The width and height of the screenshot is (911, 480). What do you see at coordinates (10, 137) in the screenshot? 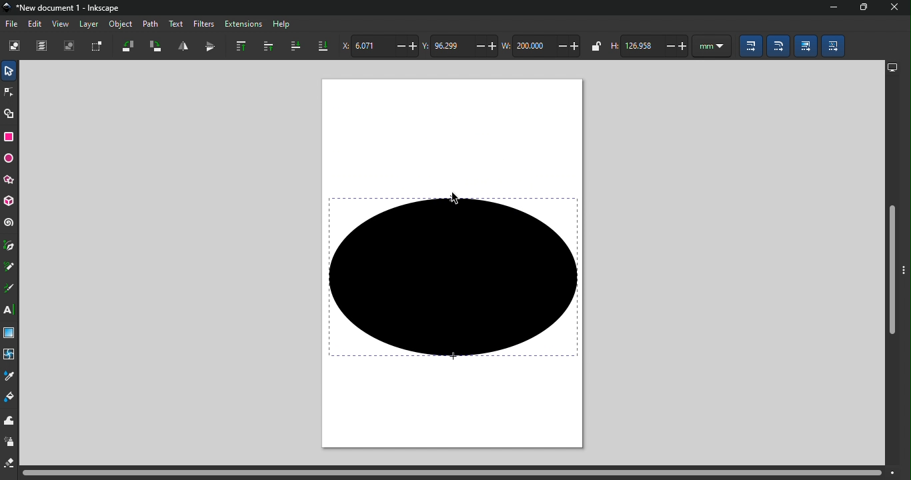
I see `Rectangle tool` at bounding box center [10, 137].